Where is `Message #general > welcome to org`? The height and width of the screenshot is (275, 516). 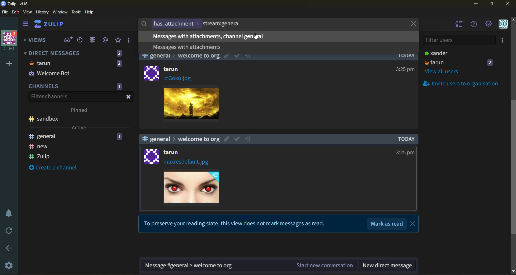 Message #general > welcome to org is located at coordinates (188, 266).